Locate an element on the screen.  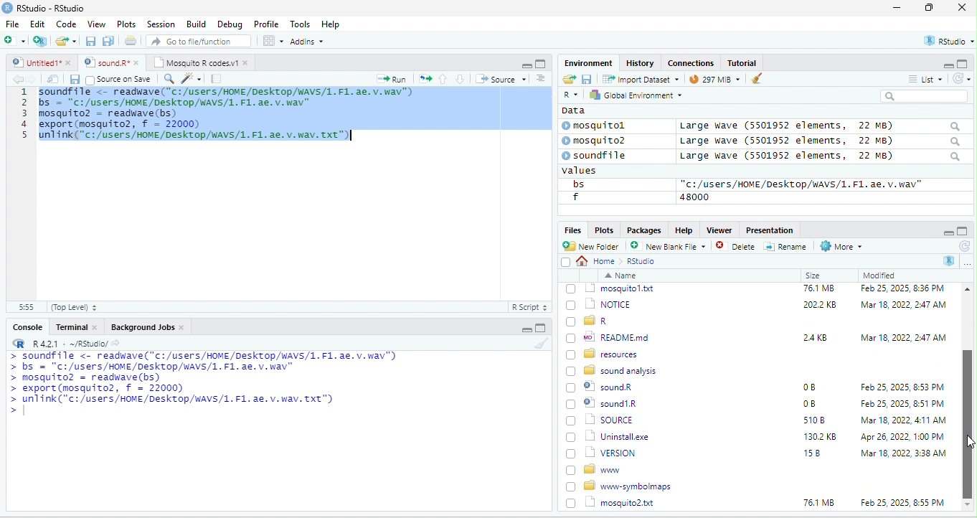
Ld bin is located at coordinates (592, 323).